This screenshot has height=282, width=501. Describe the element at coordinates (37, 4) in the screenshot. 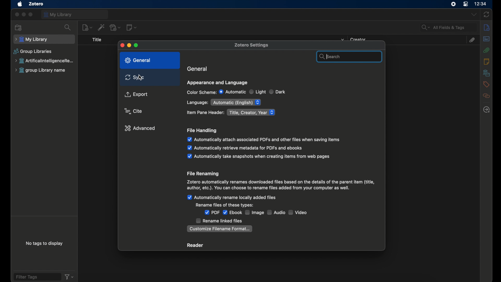

I see `zotero` at that location.